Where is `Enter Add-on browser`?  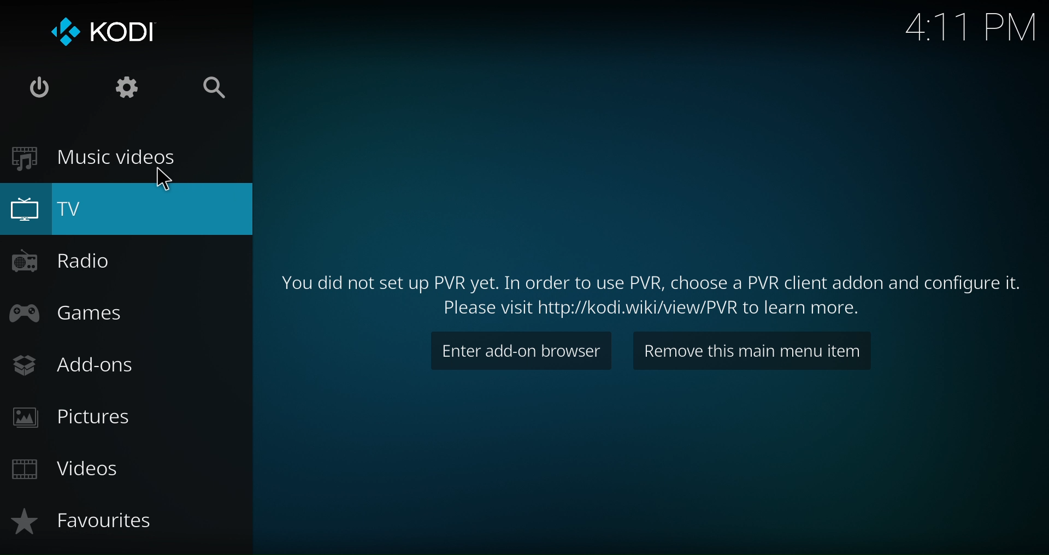
Enter Add-on browser is located at coordinates (522, 351).